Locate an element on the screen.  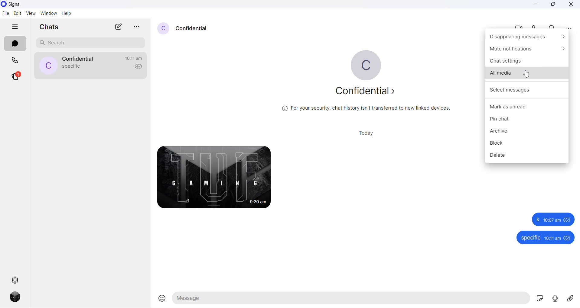
settings is located at coordinates (15, 280).